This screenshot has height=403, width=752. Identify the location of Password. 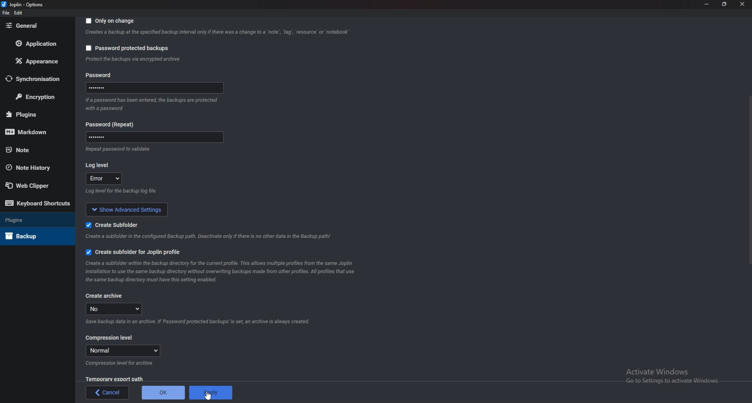
(110, 75).